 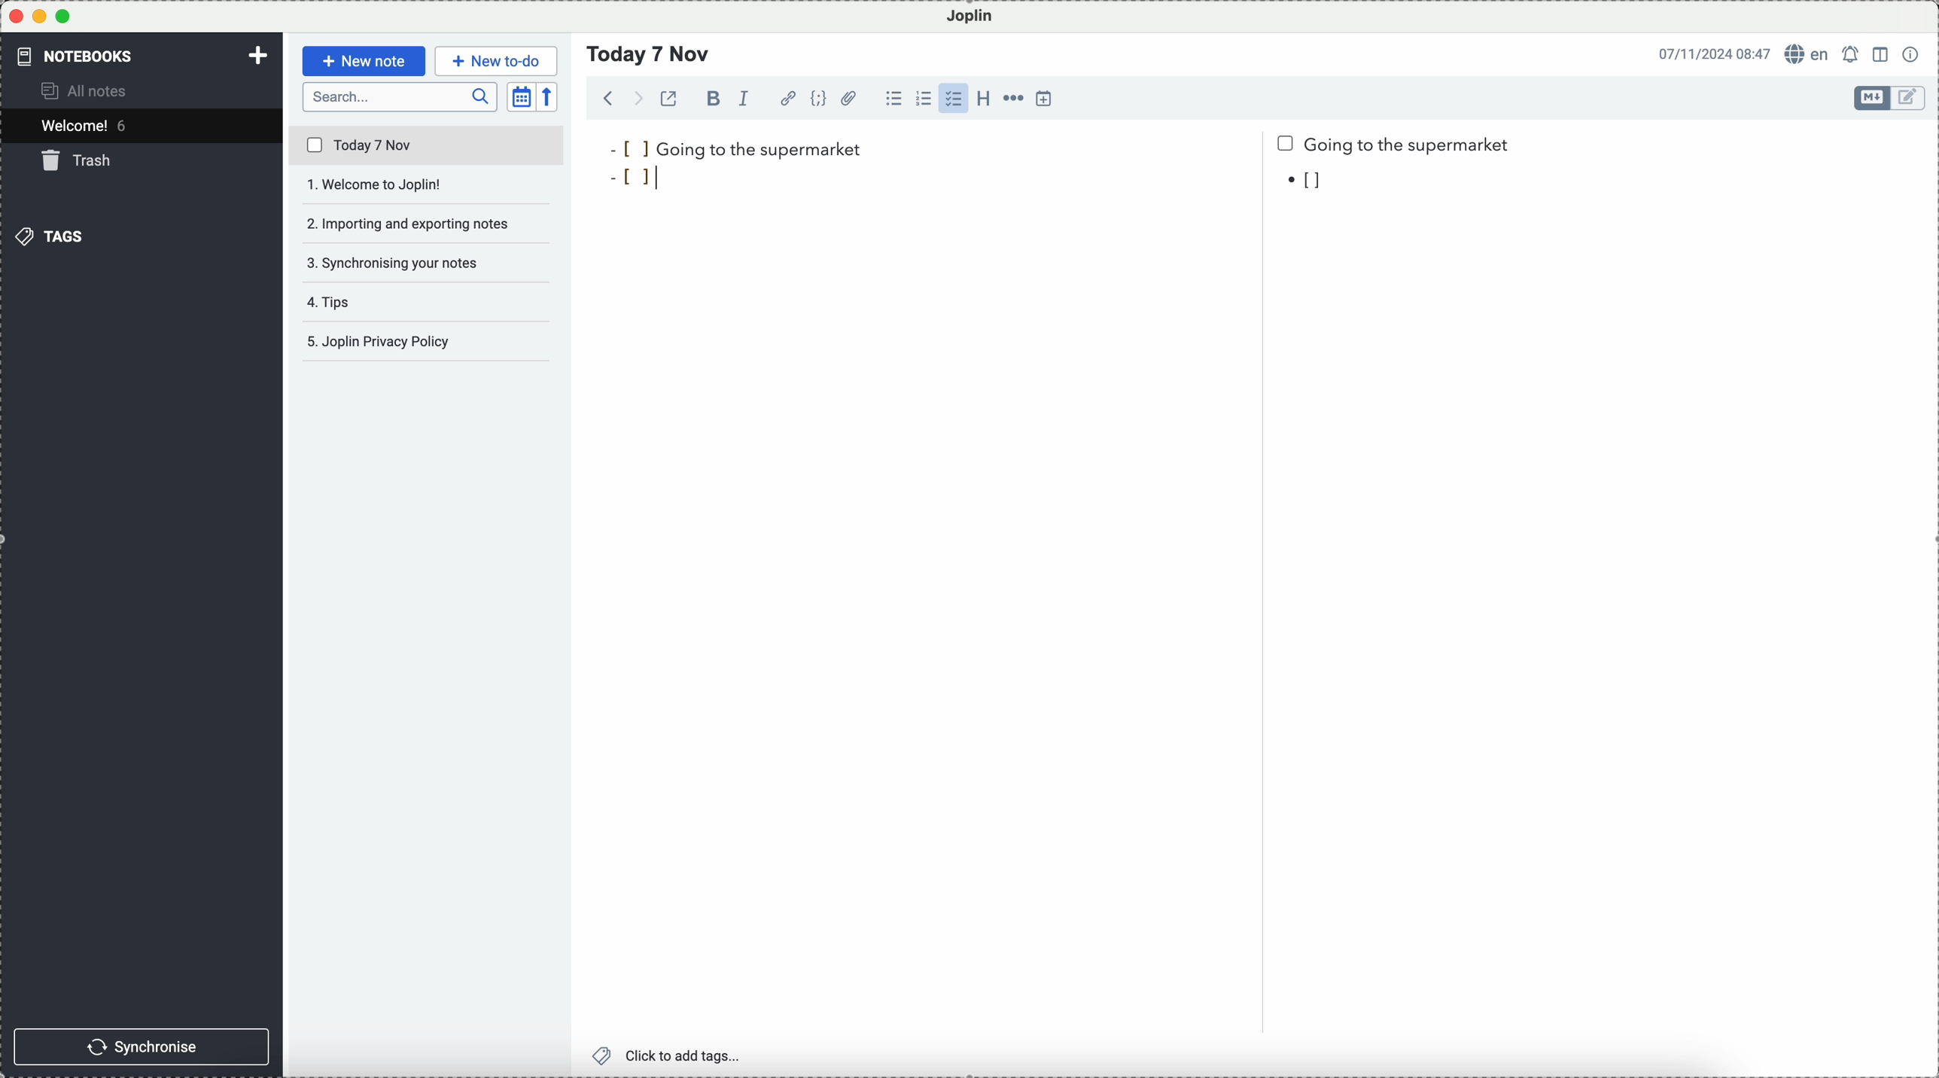 What do you see at coordinates (609, 97) in the screenshot?
I see `back` at bounding box center [609, 97].